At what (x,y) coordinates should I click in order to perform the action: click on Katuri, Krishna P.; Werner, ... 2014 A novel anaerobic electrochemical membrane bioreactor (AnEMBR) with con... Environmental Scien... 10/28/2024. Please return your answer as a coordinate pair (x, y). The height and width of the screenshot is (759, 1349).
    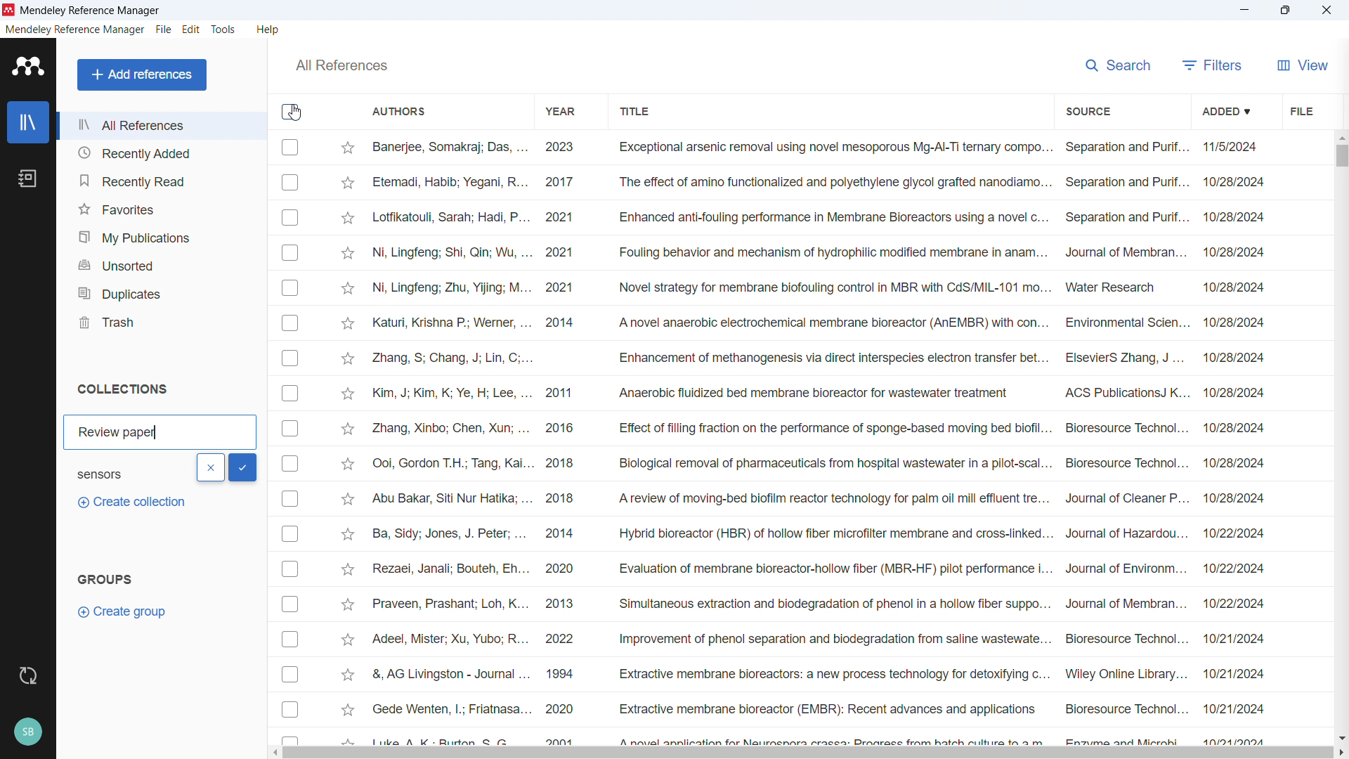
    Looking at the image, I should click on (819, 323).